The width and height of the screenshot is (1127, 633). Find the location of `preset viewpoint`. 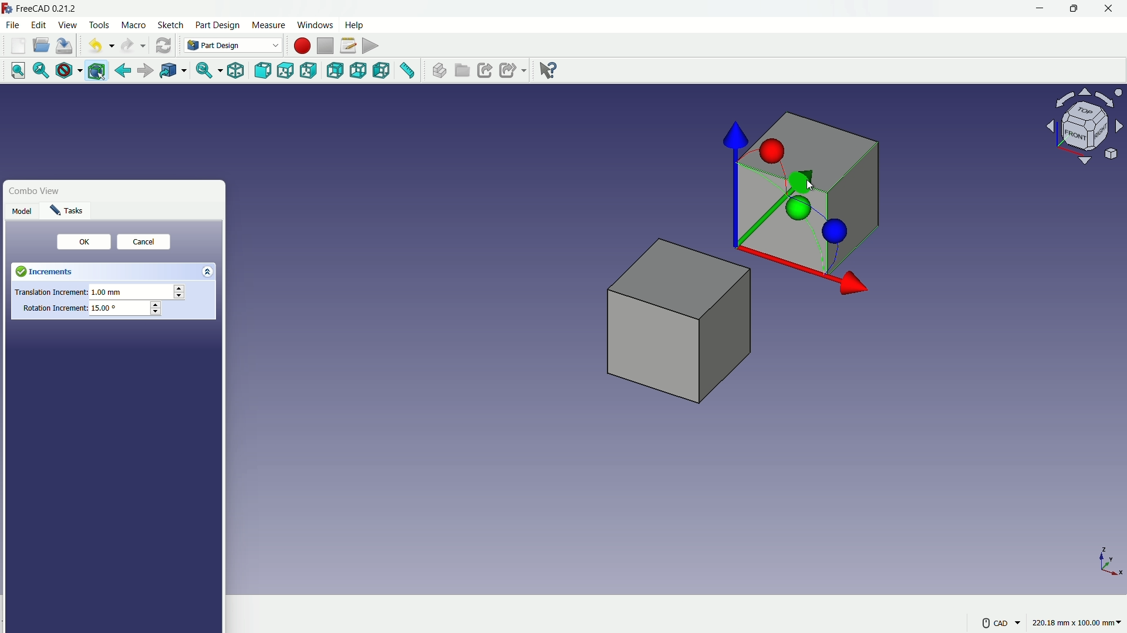

preset viewpoint is located at coordinates (1088, 132).